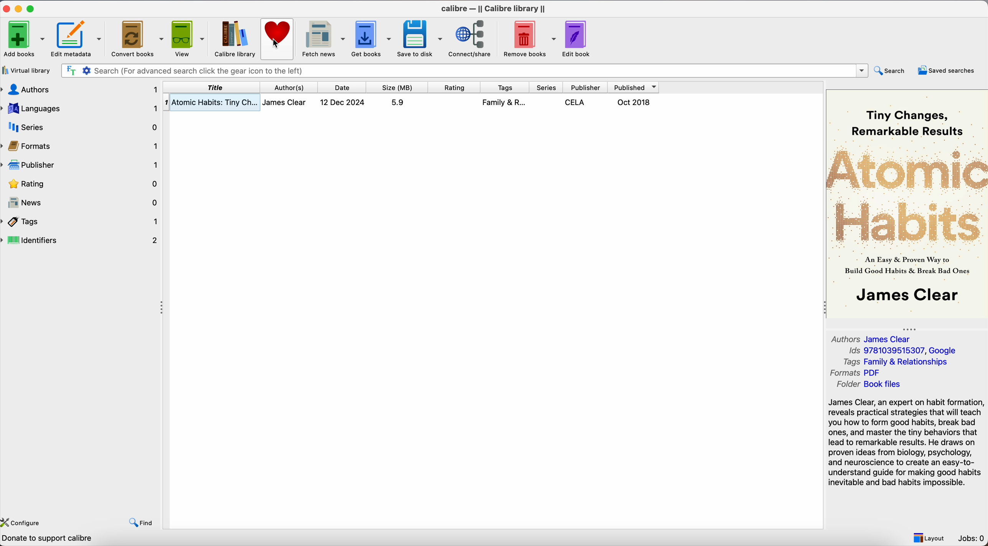 Image resolution: width=988 pixels, height=546 pixels. I want to click on view, so click(189, 39).